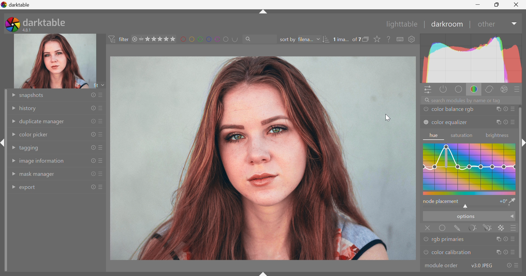  Describe the element at coordinates (135, 39) in the screenshot. I see `remove filter` at that location.